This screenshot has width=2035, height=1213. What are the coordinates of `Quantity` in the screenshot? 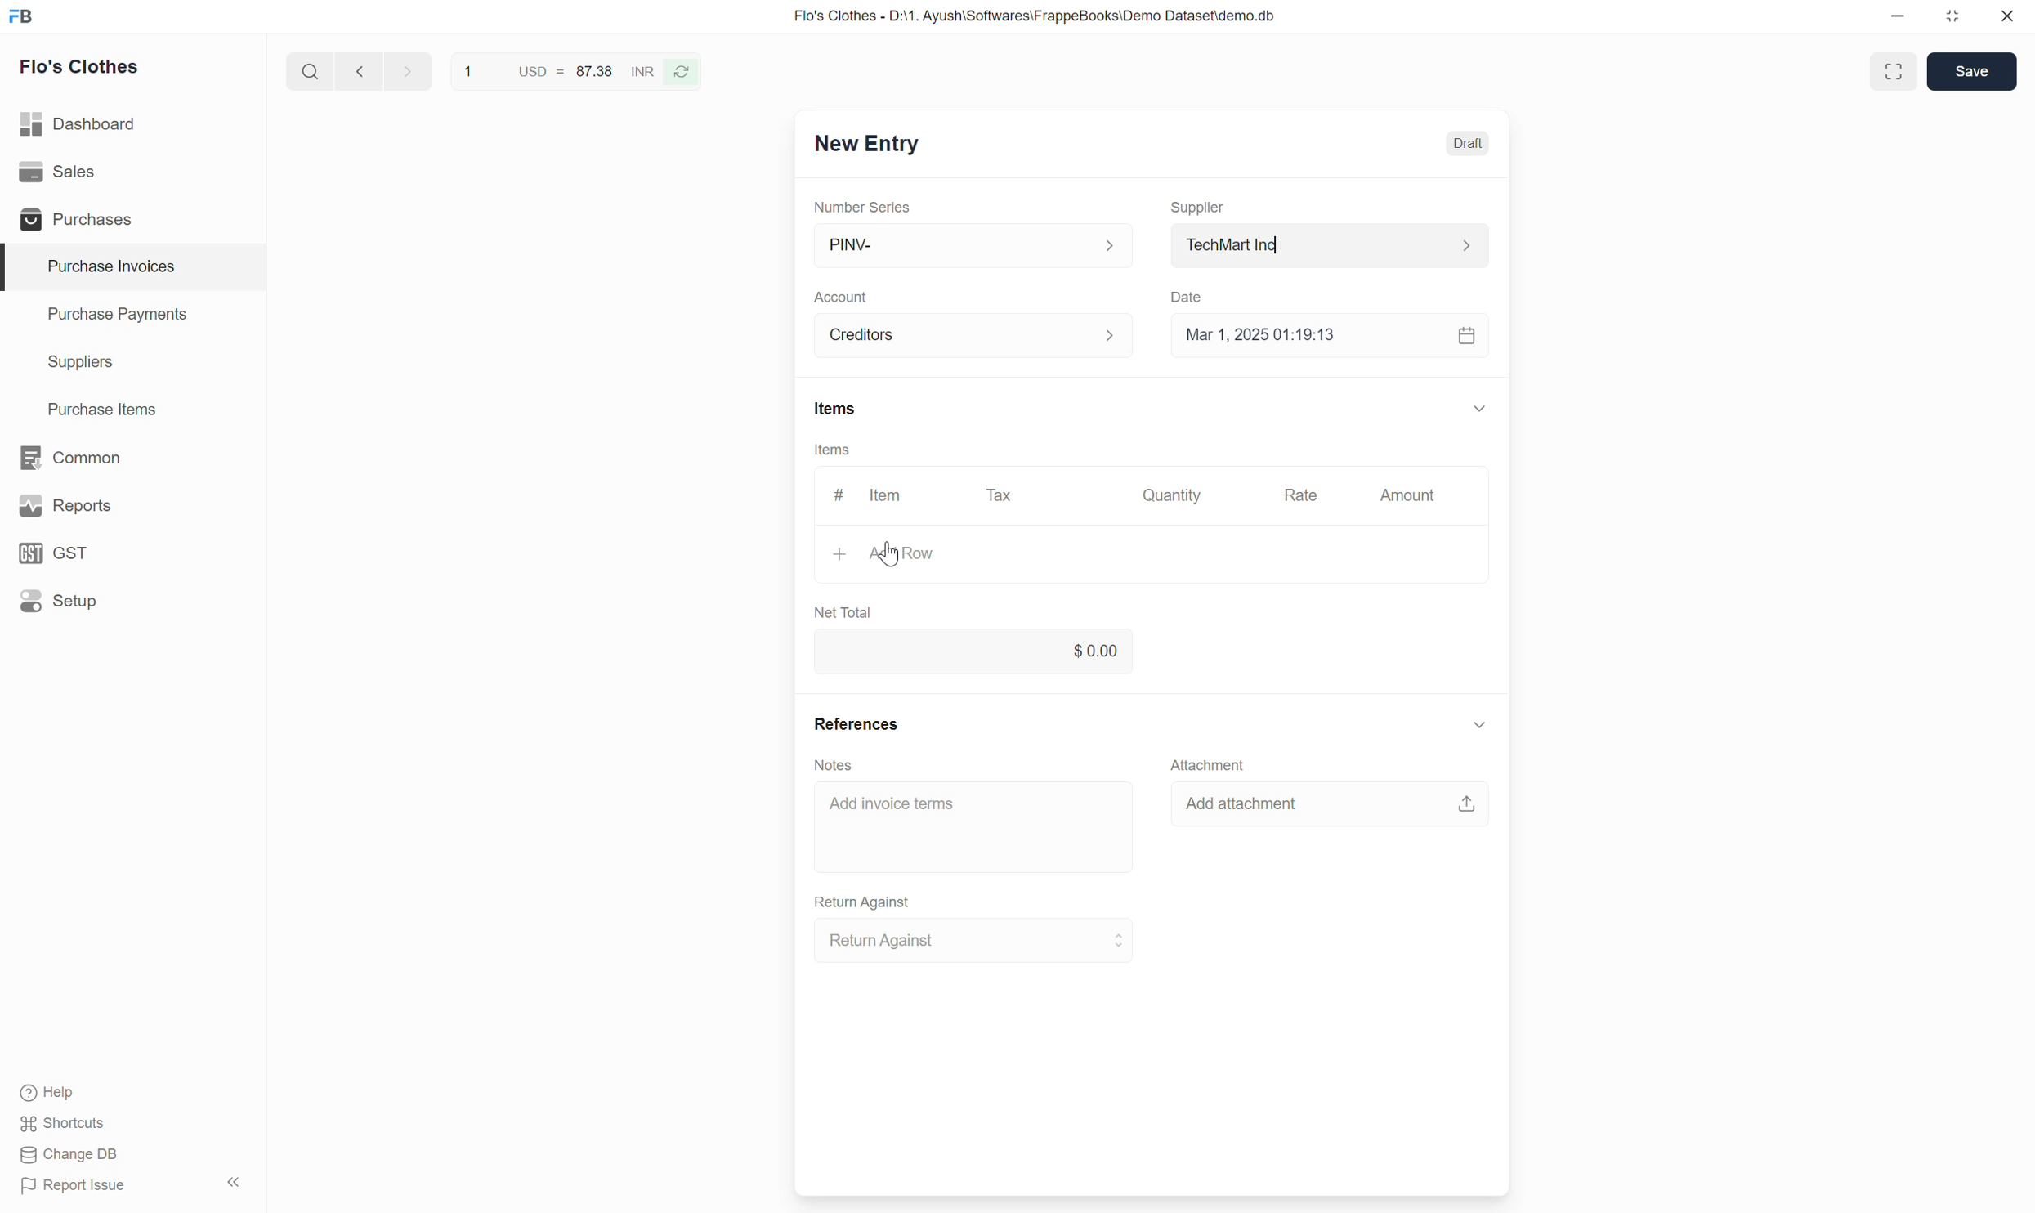 It's located at (1177, 495).